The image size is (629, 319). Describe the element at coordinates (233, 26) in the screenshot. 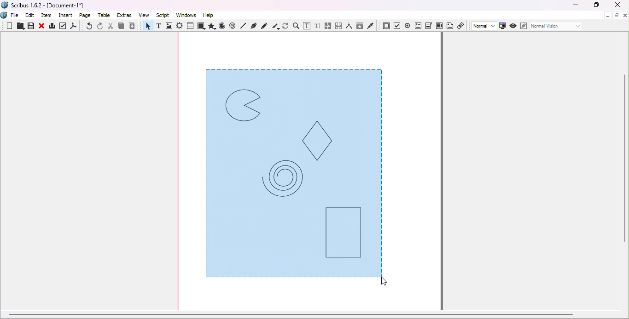

I see `Spiral` at that location.